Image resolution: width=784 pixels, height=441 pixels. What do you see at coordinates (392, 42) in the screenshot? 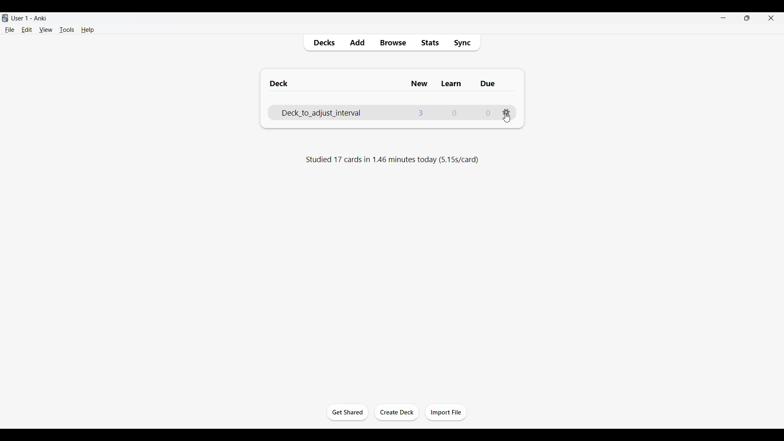
I see `Browse ` at bounding box center [392, 42].